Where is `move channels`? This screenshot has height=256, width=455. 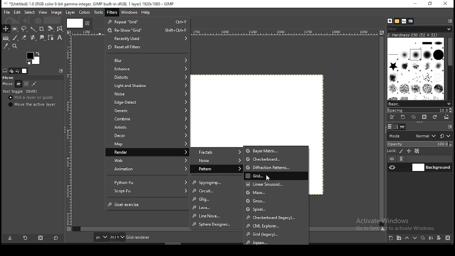 move channels is located at coordinates (27, 84).